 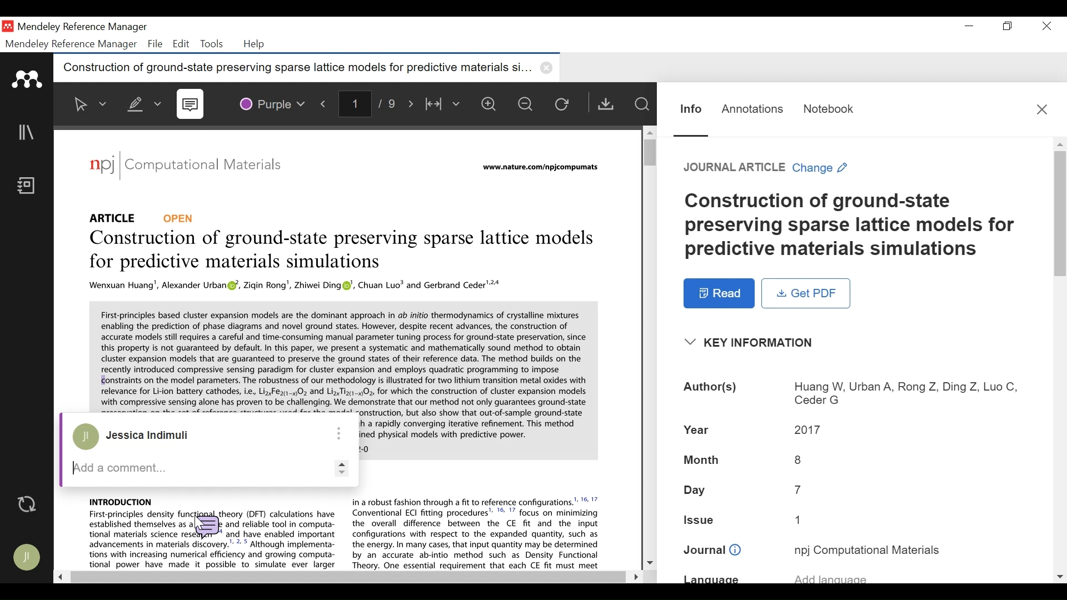 I want to click on Vertical Scroll bar, so click(x=648, y=153).